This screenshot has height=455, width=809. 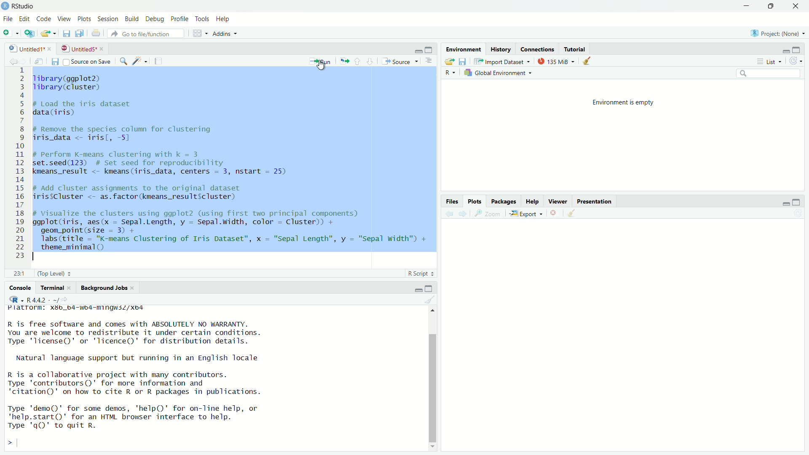 I want to click on find/replace, so click(x=121, y=61).